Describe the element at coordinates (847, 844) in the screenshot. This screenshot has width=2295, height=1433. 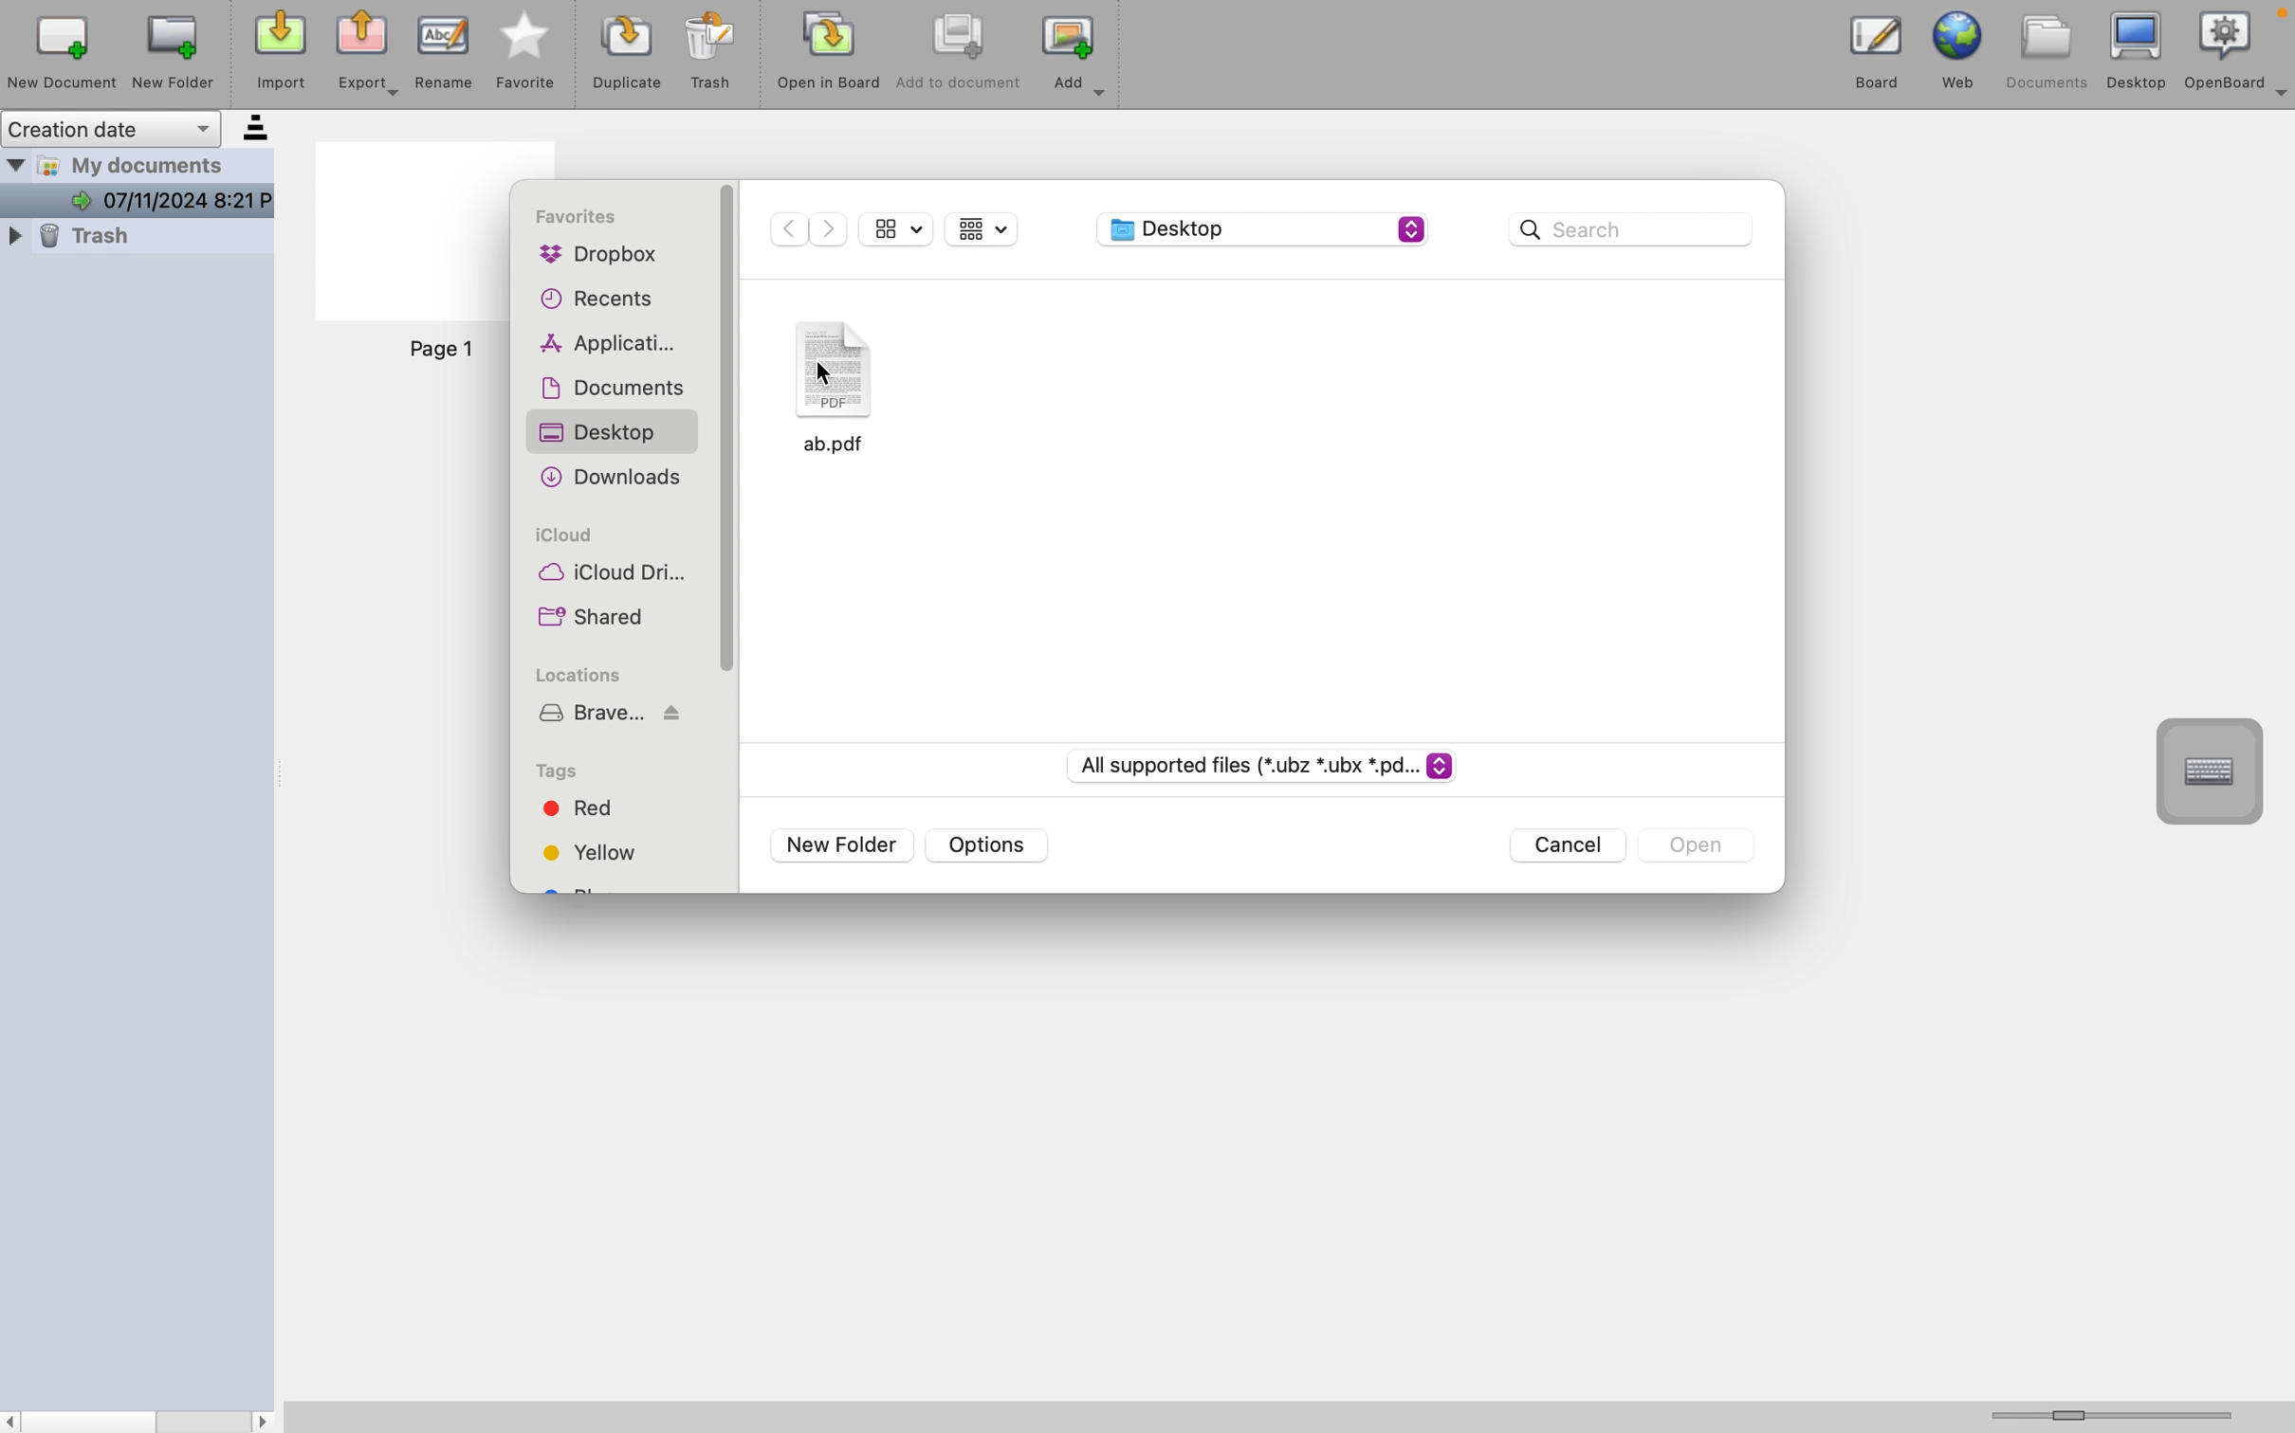
I see `new folder` at that location.